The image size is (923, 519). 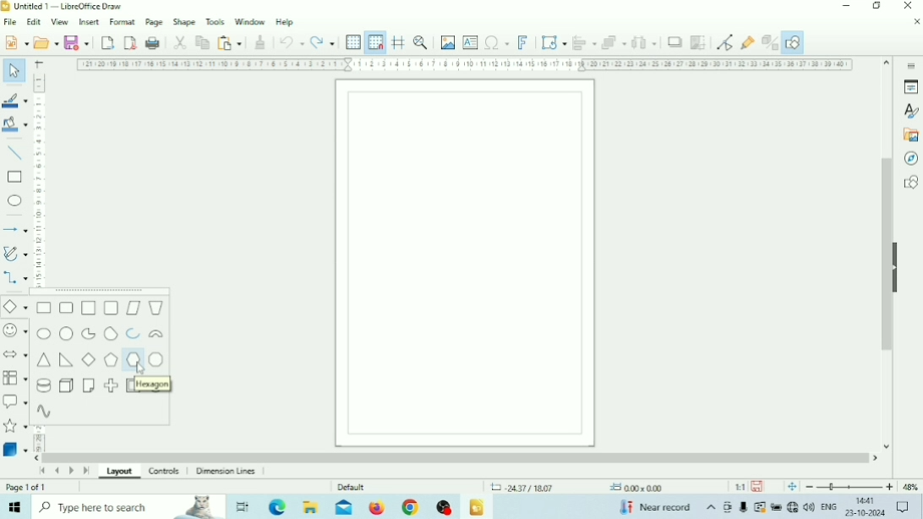 I want to click on Basic Shapes, so click(x=15, y=307).